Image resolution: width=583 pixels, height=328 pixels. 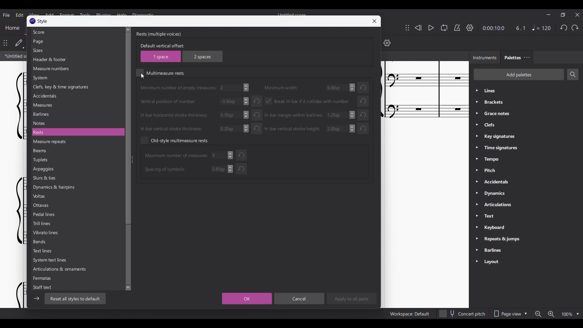 I want to click on Zoom options, so click(x=578, y=314).